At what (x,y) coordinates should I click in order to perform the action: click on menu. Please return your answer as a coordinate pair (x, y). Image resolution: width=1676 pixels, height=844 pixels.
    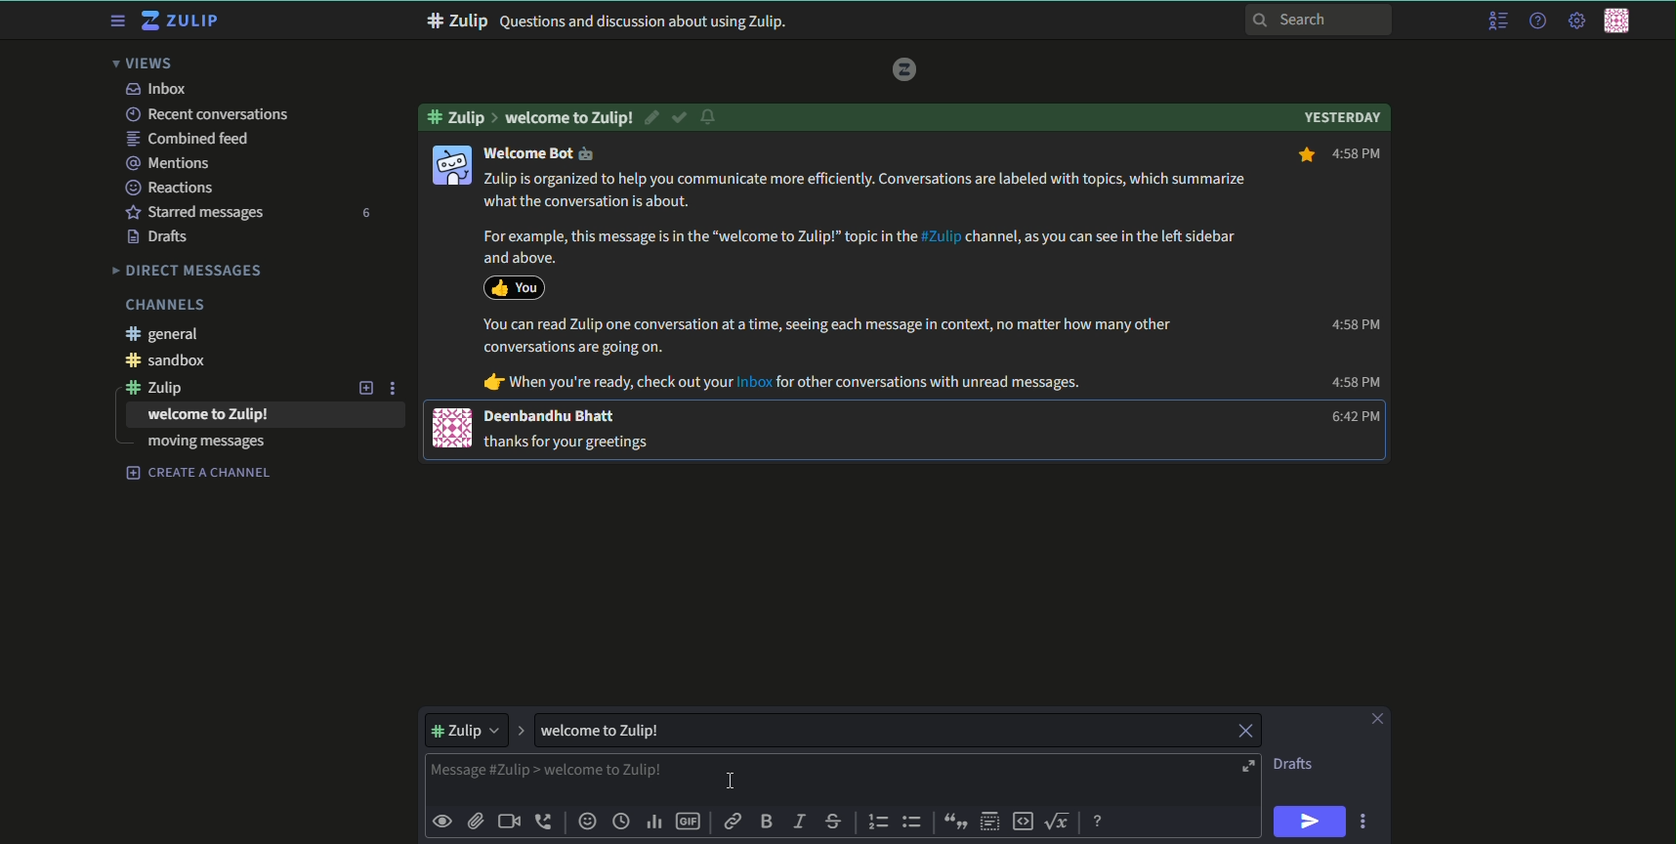
    Looking at the image, I should click on (115, 21).